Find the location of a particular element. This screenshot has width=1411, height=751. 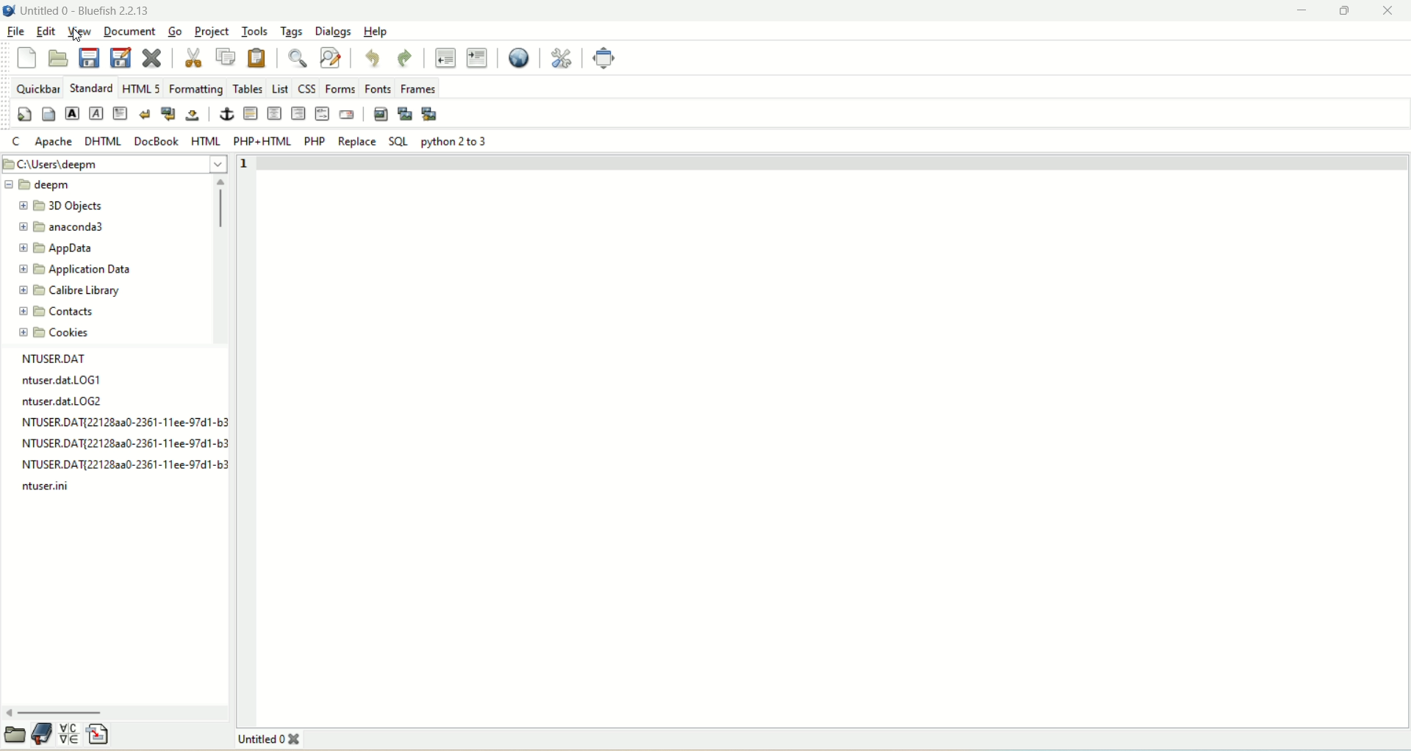

line number is located at coordinates (247, 164).